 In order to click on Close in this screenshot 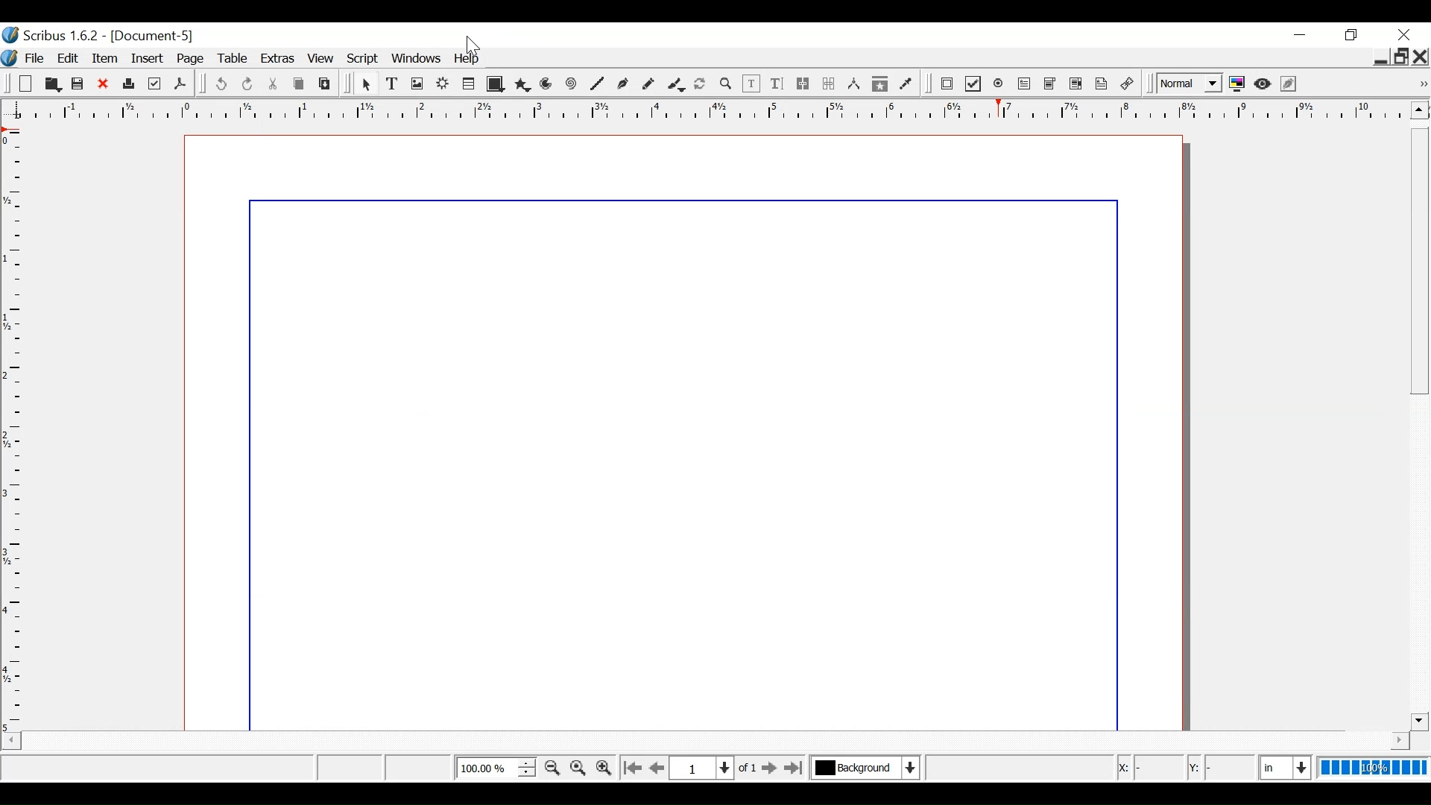, I will do `click(1403, 34)`.